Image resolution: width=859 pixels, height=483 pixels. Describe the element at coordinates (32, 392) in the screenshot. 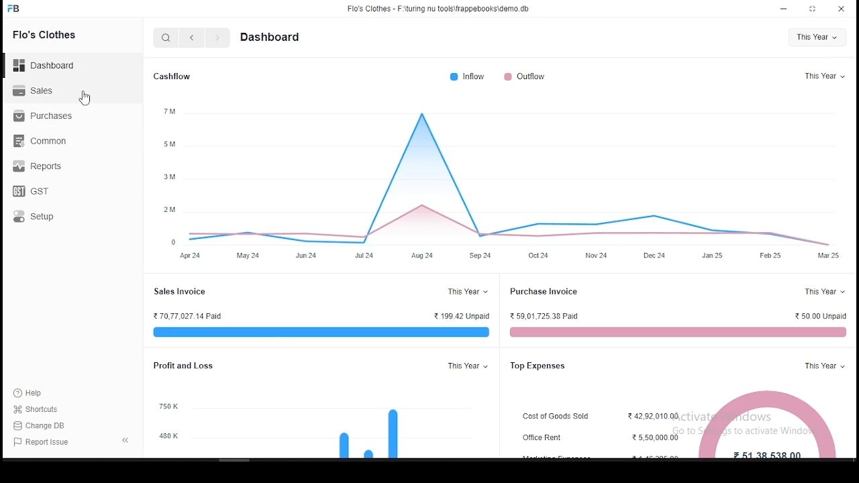

I see `help` at that location.